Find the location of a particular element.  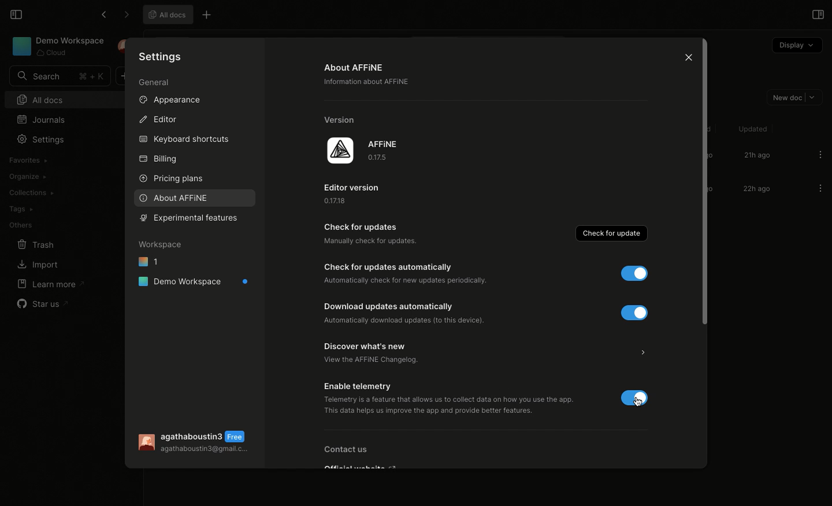

Tags is located at coordinates (20, 209).